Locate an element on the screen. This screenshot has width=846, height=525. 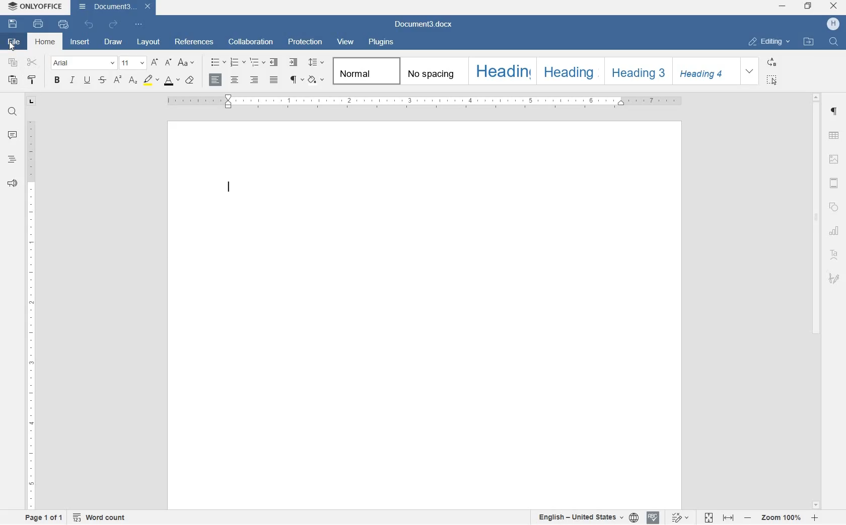
font name is located at coordinates (83, 63).